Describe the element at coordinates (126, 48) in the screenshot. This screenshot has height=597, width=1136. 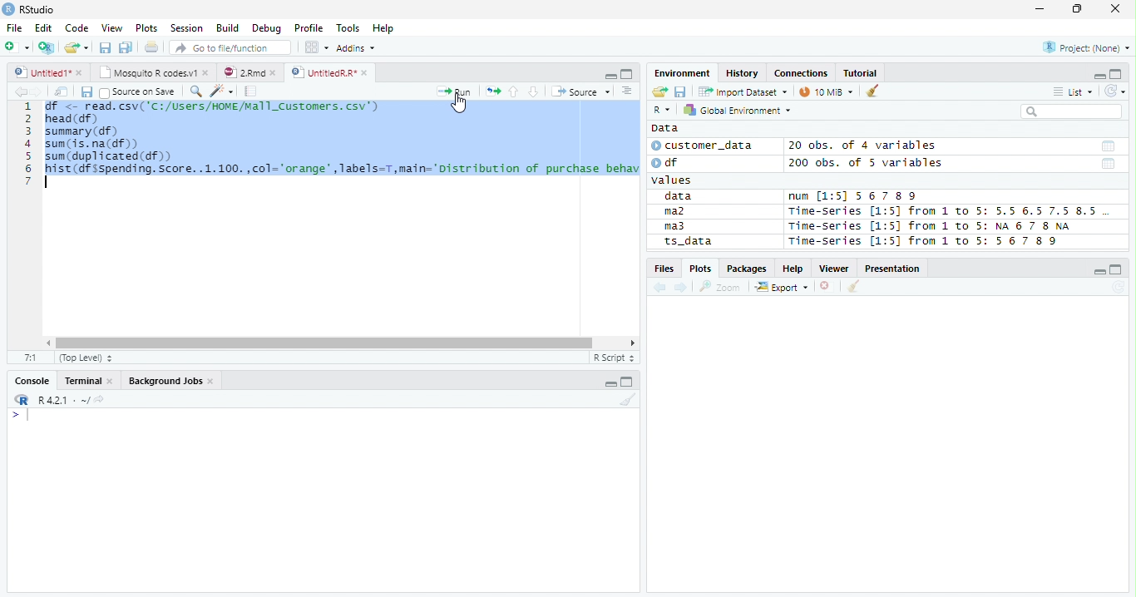
I see `Save all open documents` at that location.